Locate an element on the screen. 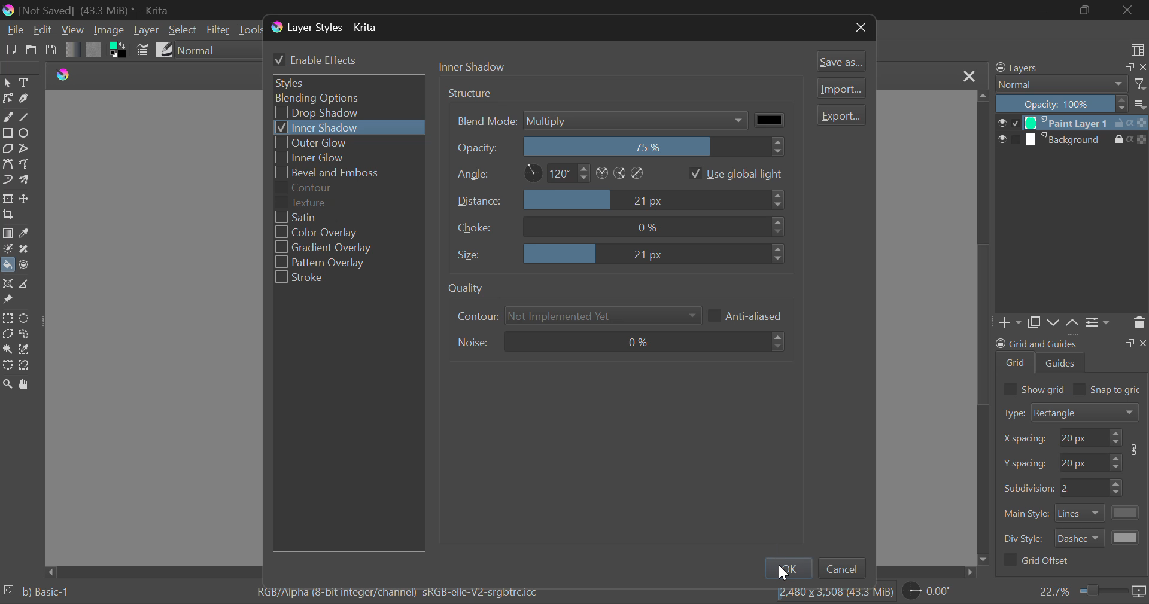 This screenshot has width=1149, height=604. Tab Heading is located at coordinates (473, 69).